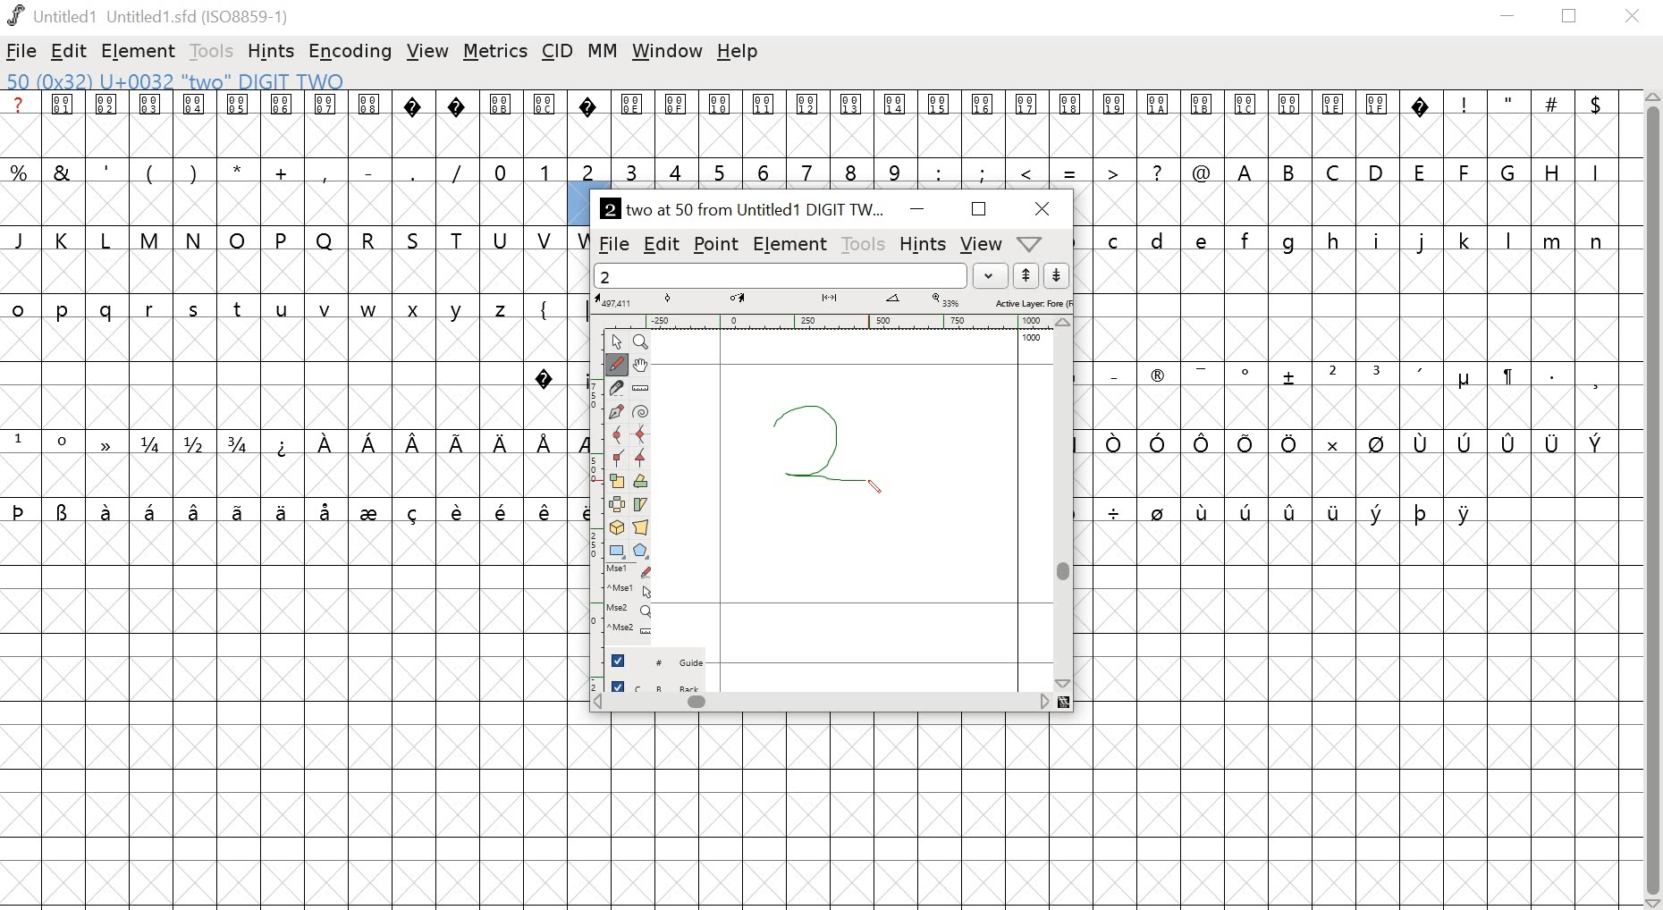  I want to click on pen, so click(618, 412).